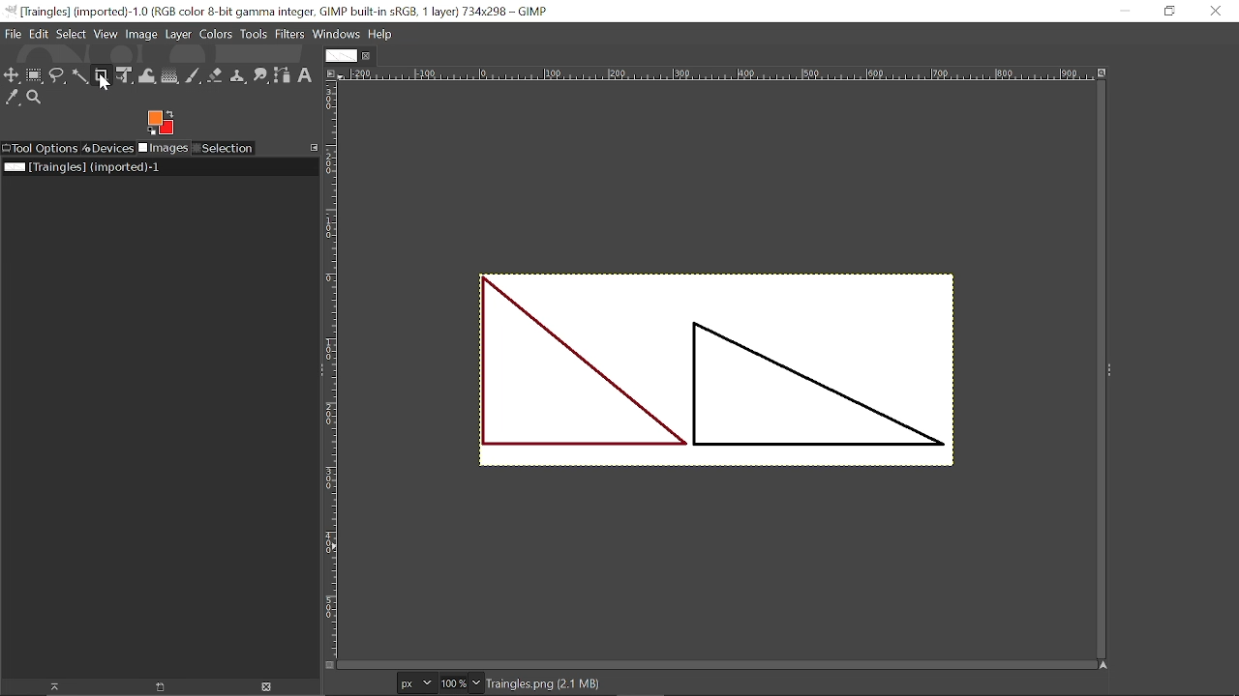 This screenshot has height=696, width=1239. I want to click on Edit, so click(41, 35).